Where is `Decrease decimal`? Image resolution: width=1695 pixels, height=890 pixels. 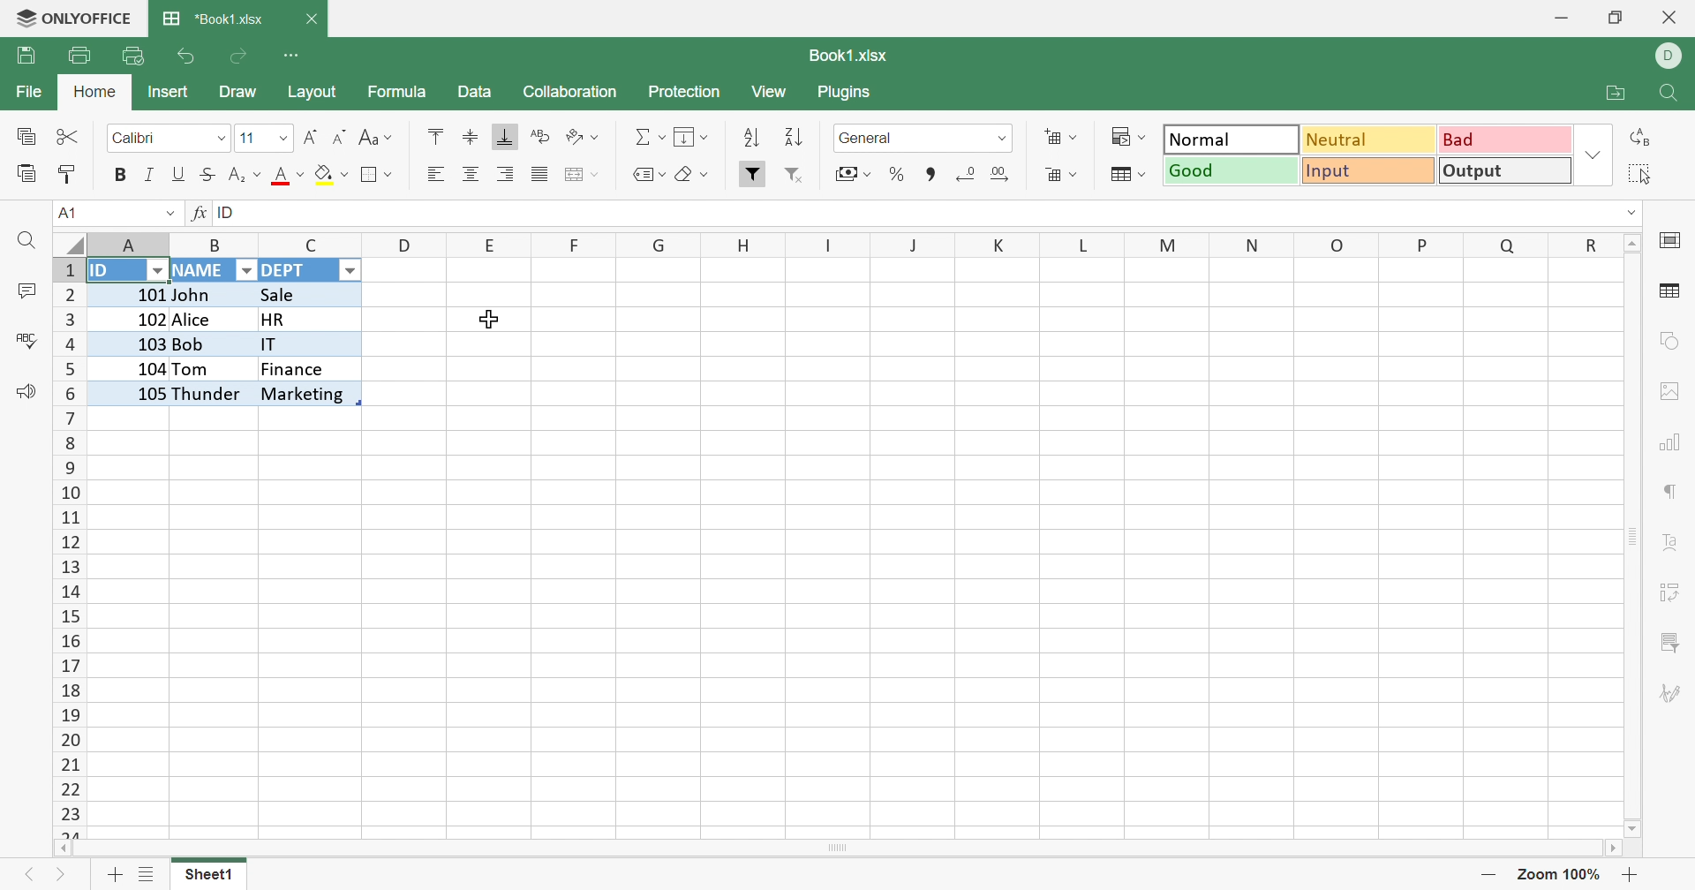 Decrease decimal is located at coordinates (967, 175).